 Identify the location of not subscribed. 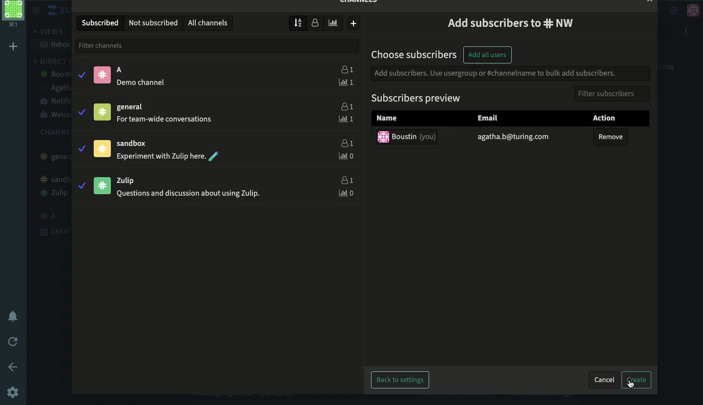
(155, 23).